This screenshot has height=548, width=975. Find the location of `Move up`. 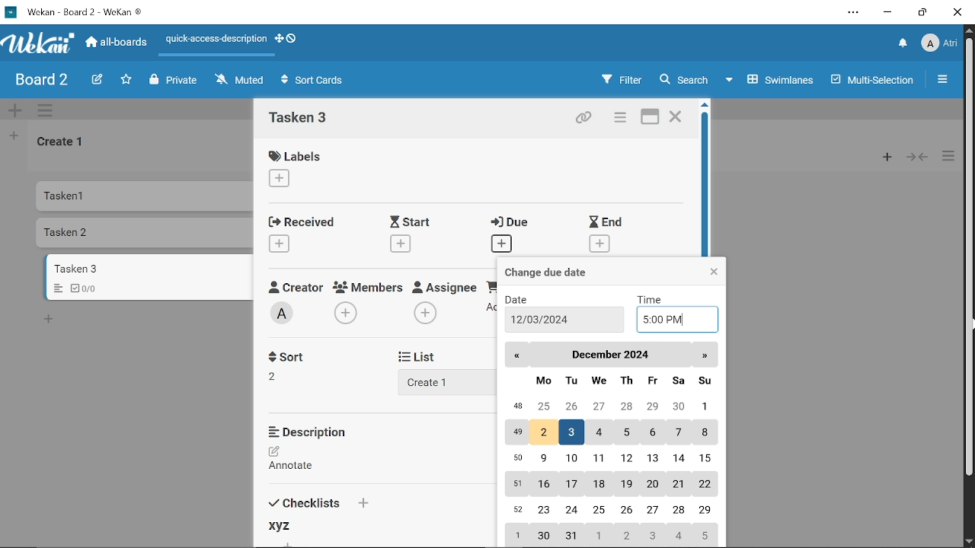

Move up is located at coordinates (969, 30).